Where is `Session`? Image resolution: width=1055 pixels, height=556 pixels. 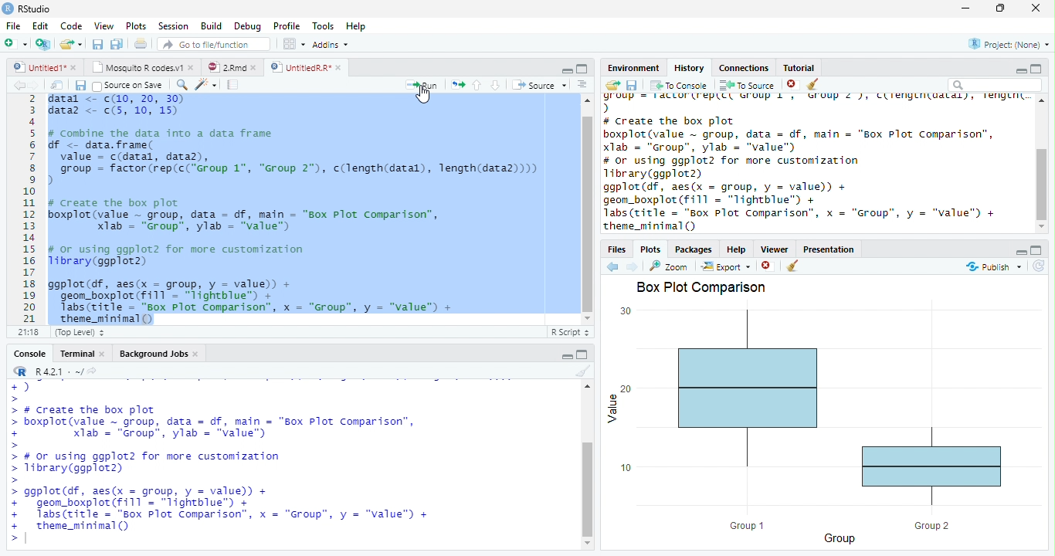
Session is located at coordinates (171, 25).